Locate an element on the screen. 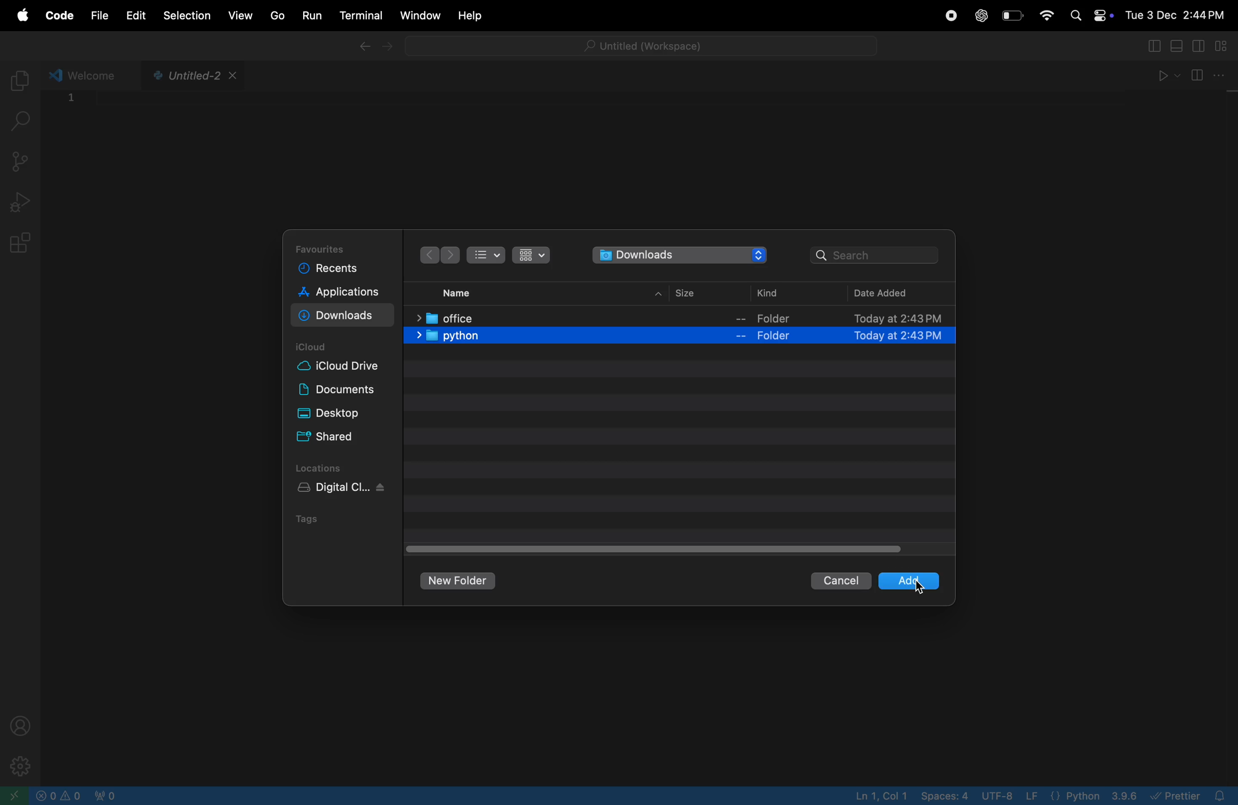 Image resolution: width=1238 pixels, height=805 pixels. forward is located at coordinates (396, 48).